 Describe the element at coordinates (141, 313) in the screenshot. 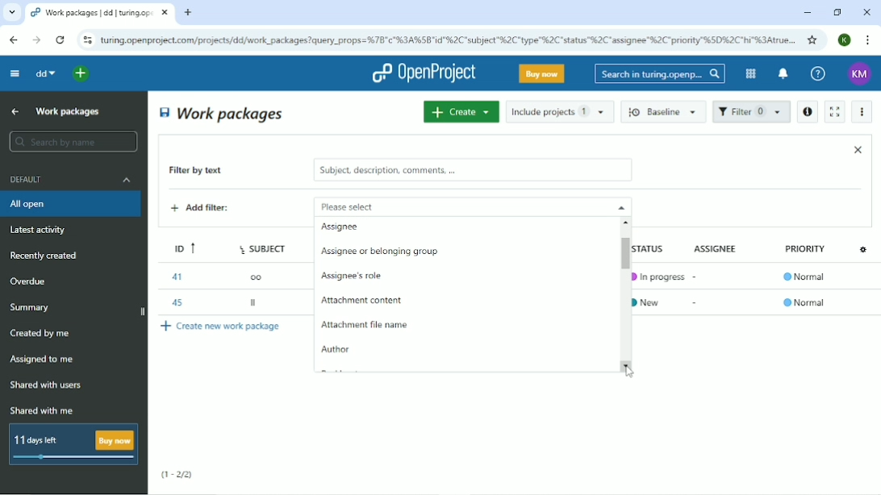

I see `close side bar` at that location.